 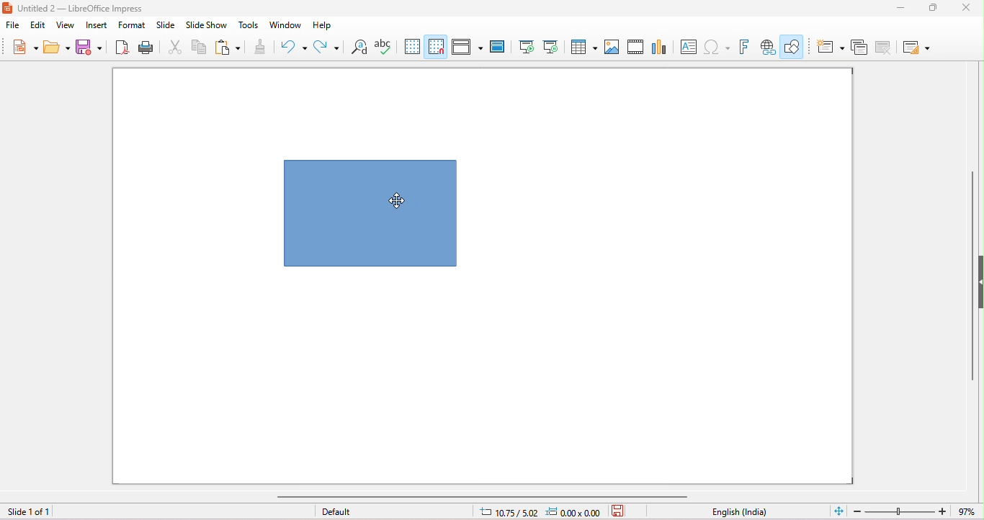 I want to click on insert audio/video, so click(x=635, y=47).